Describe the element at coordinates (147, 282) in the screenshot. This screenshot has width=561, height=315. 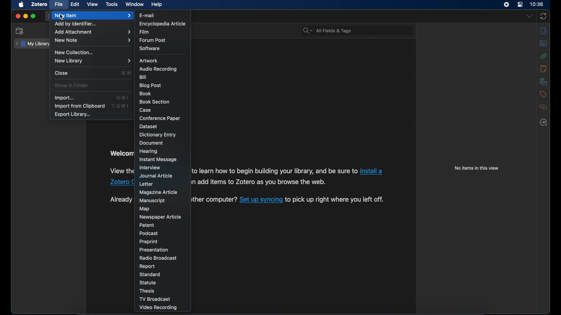
I see `statue` at that location.